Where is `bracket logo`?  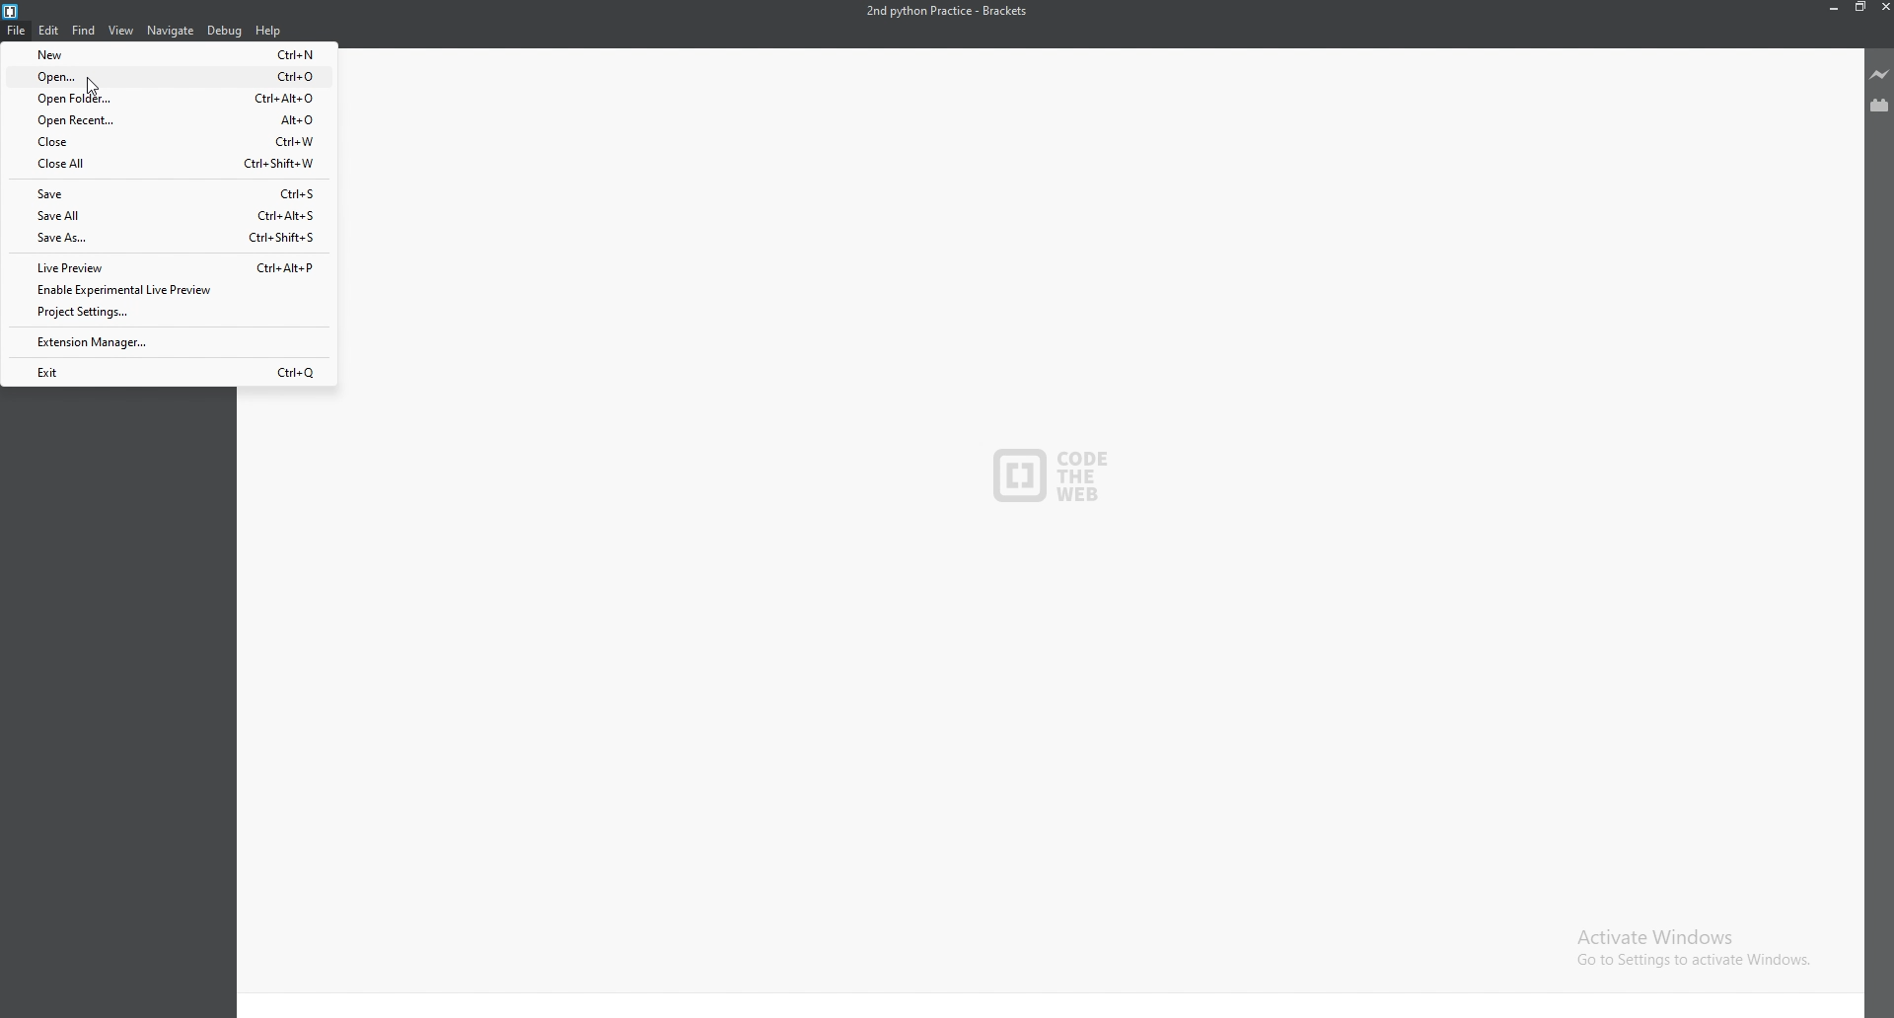 bracket logo is located at coordinates (18, 11).